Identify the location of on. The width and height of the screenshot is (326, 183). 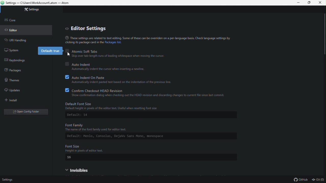
(67, 90).